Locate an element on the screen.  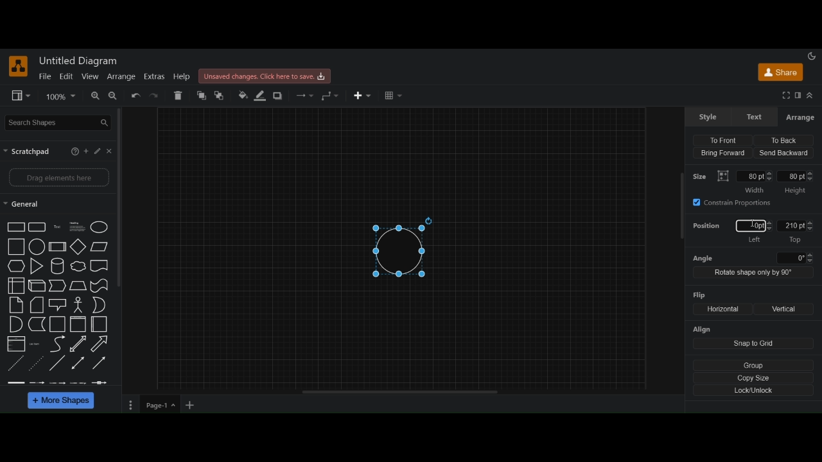
help is located at coordinates (182, 77).